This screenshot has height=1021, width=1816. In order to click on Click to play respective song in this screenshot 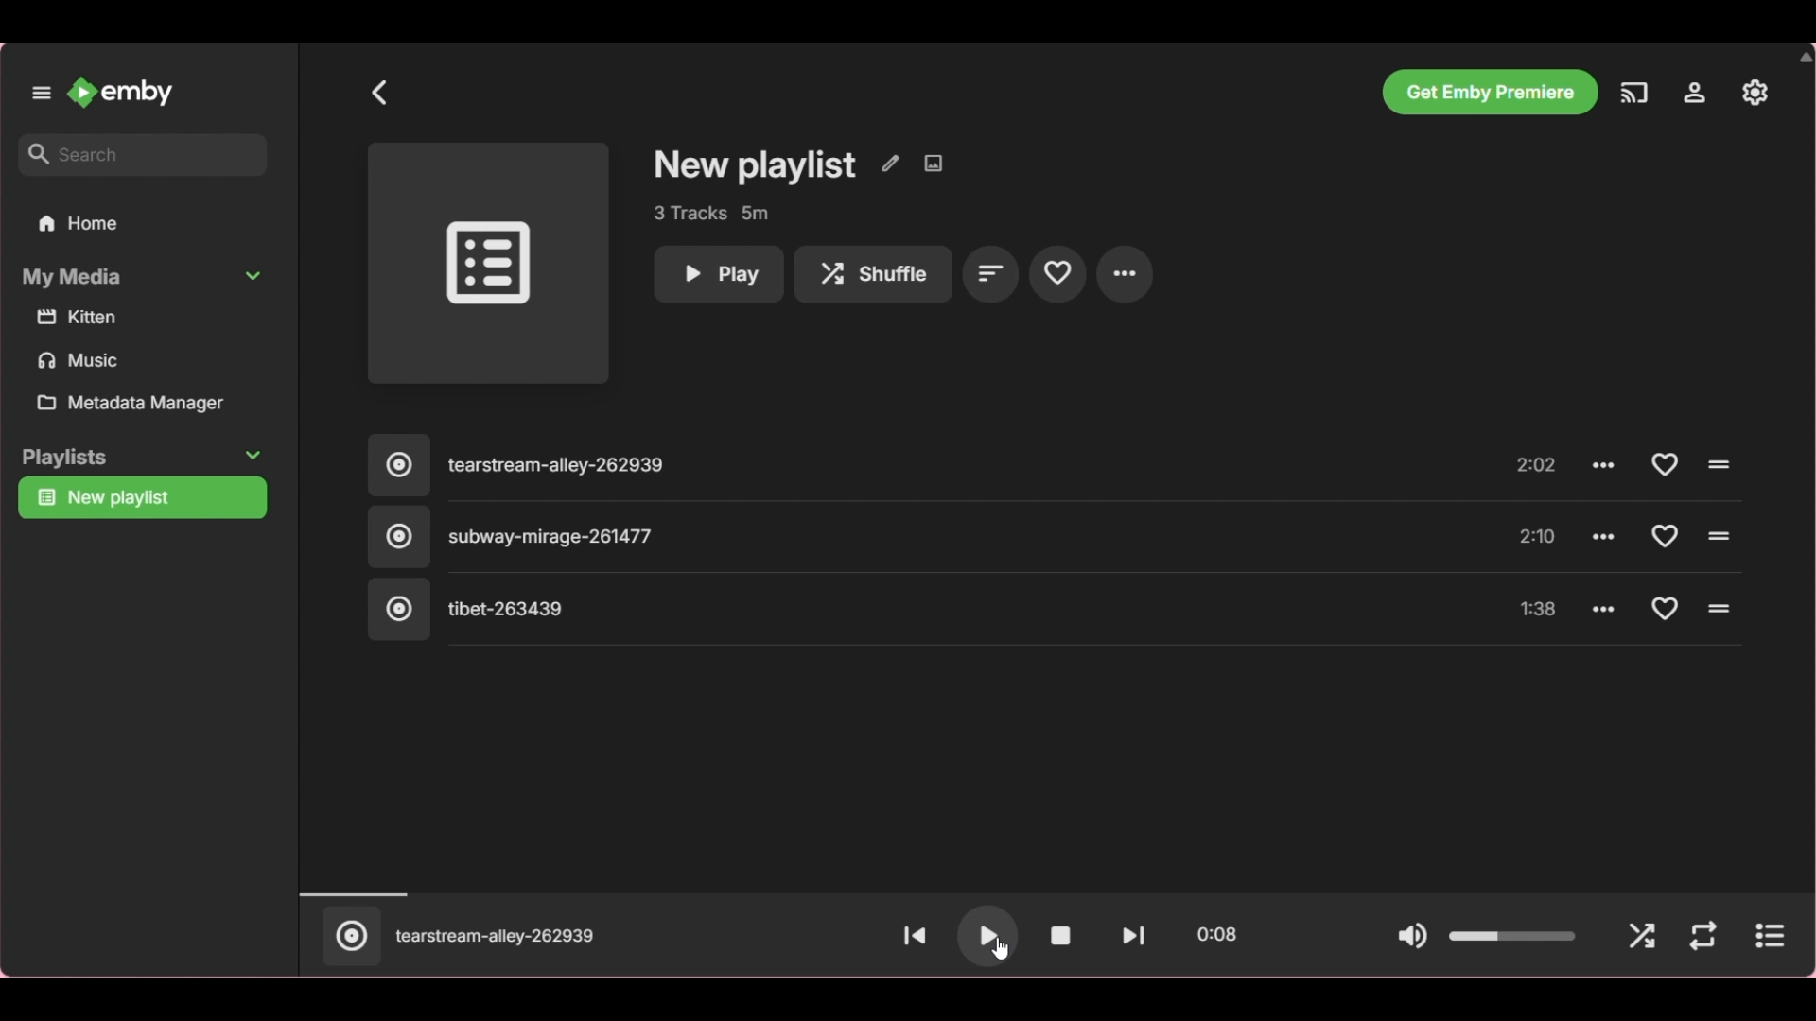, I will do `click(1717, 465)`.